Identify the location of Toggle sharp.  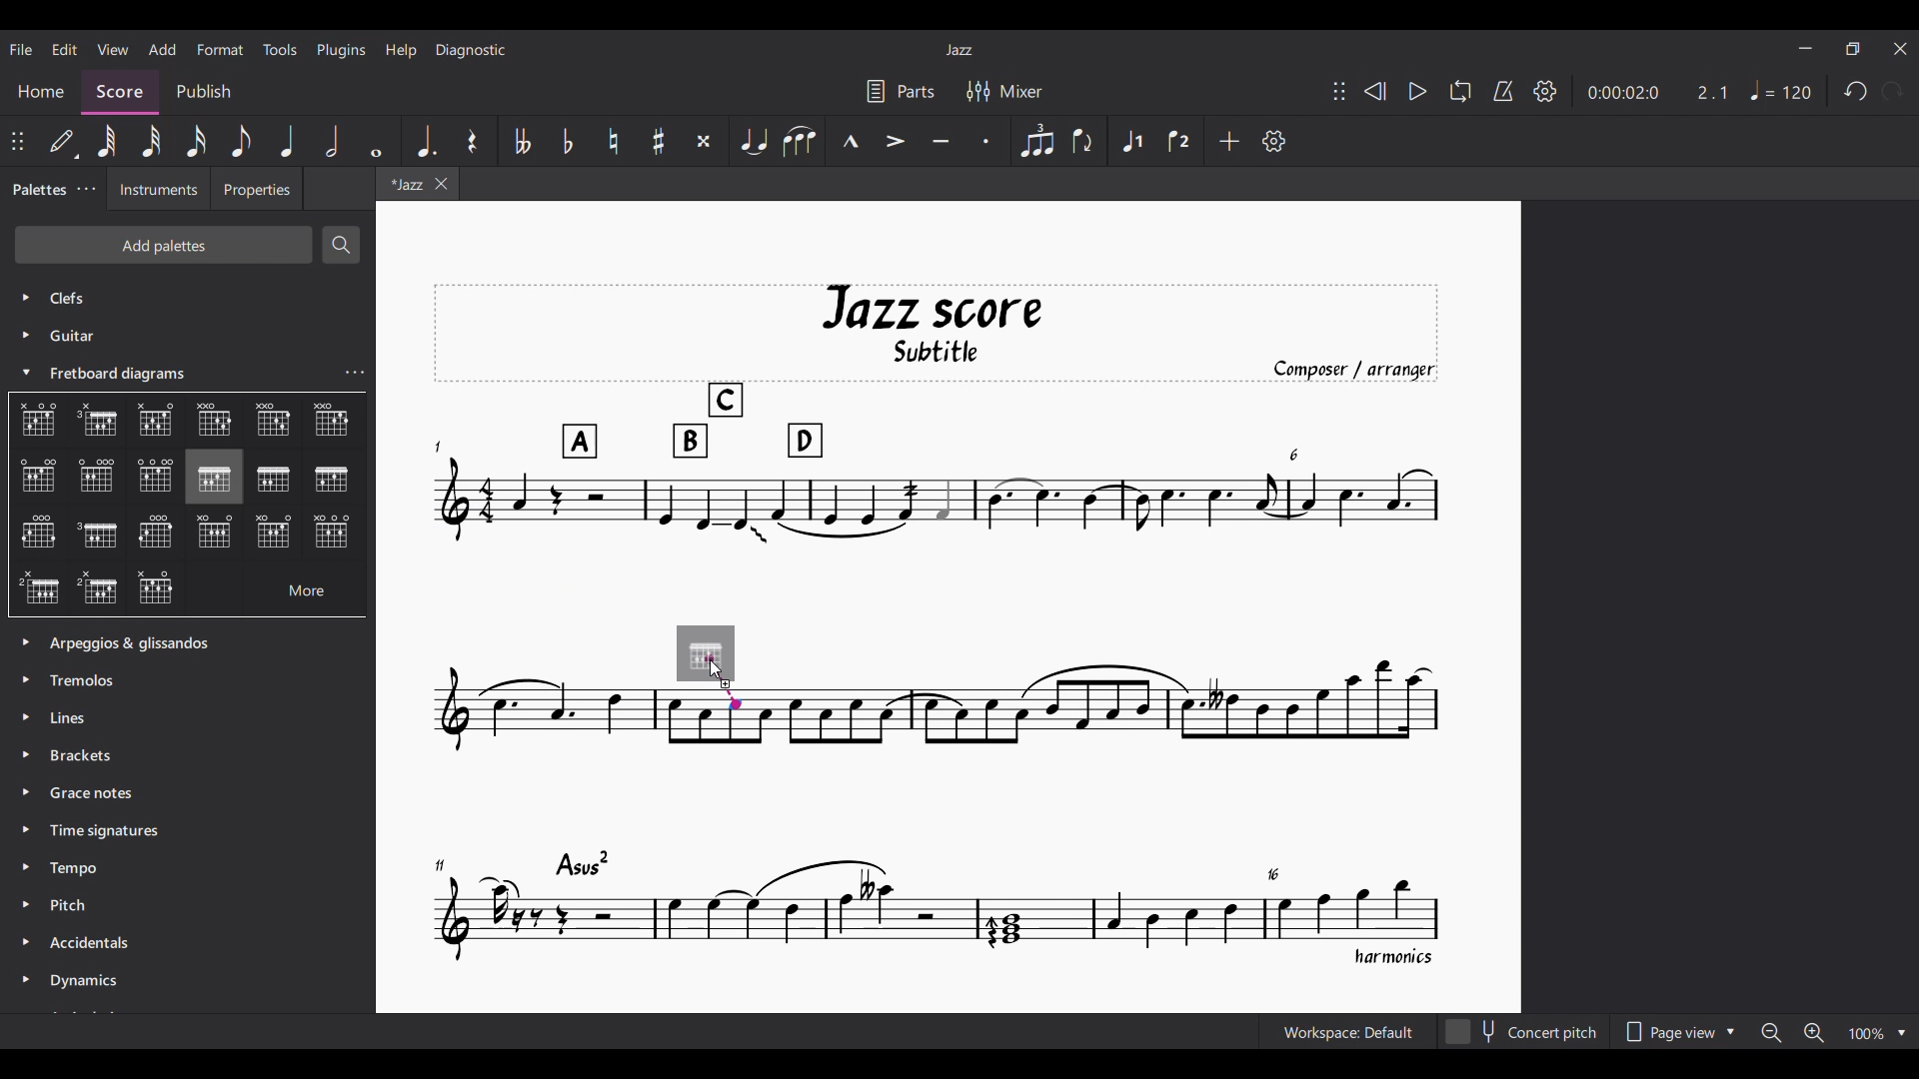
(659, 141).